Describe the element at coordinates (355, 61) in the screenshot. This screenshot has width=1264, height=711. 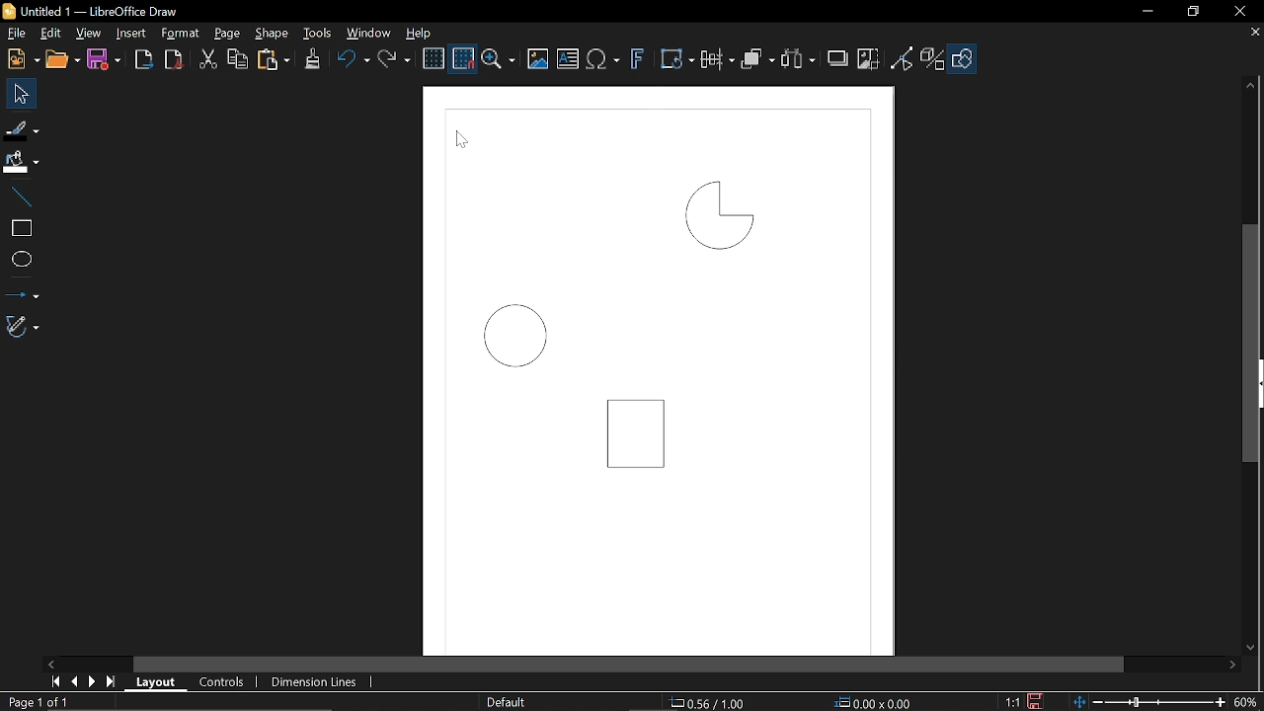
I see `undo` at that location.